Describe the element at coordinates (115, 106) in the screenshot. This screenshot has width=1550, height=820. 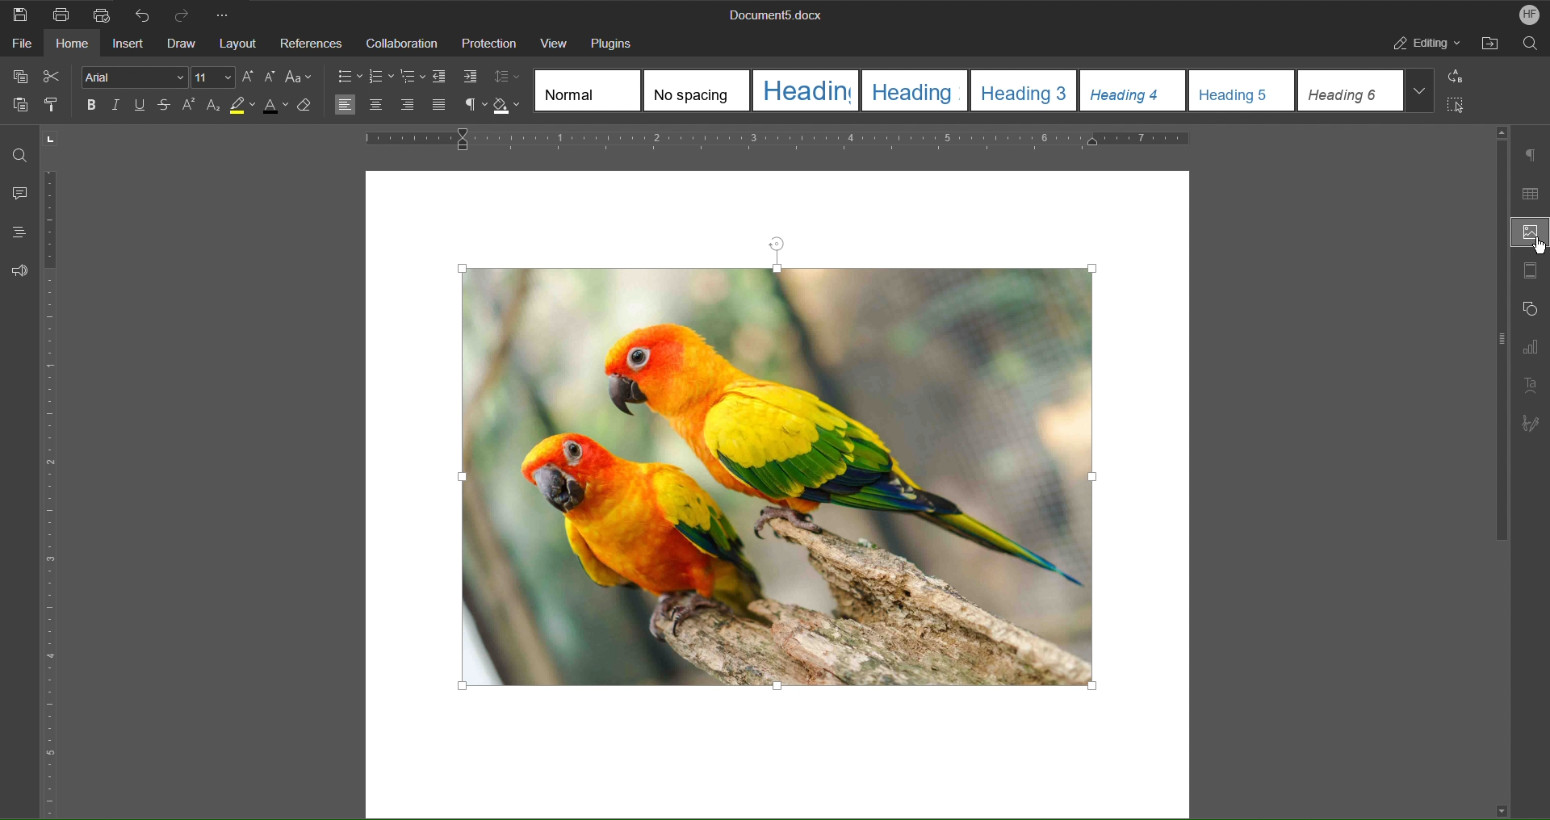
I see `Italic` at that location.